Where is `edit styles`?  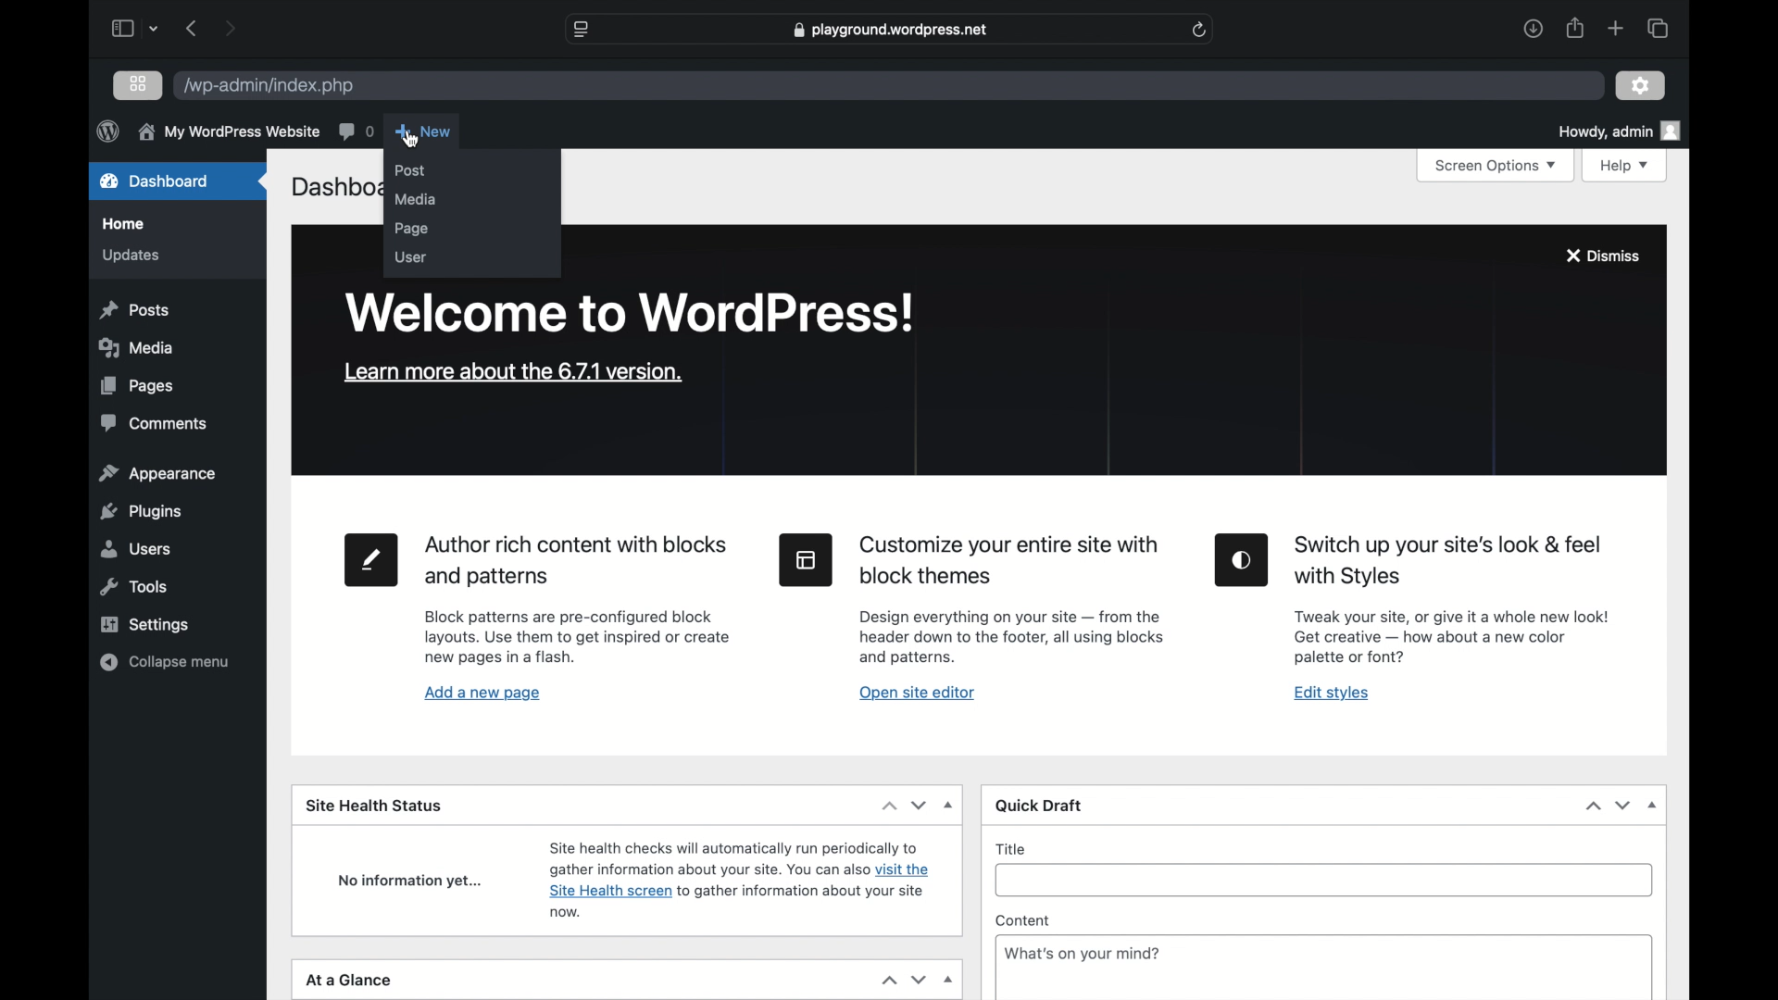 edit styles is located at coordinates (1332, 694).